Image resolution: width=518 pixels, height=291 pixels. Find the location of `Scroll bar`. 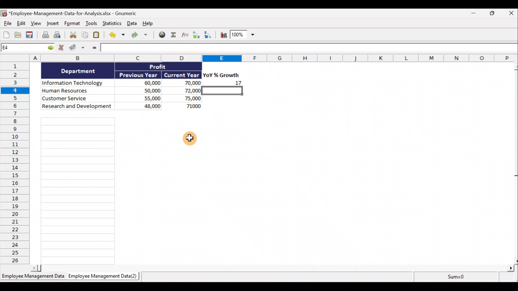

Scroll bar is located at coordinates (515, 163).